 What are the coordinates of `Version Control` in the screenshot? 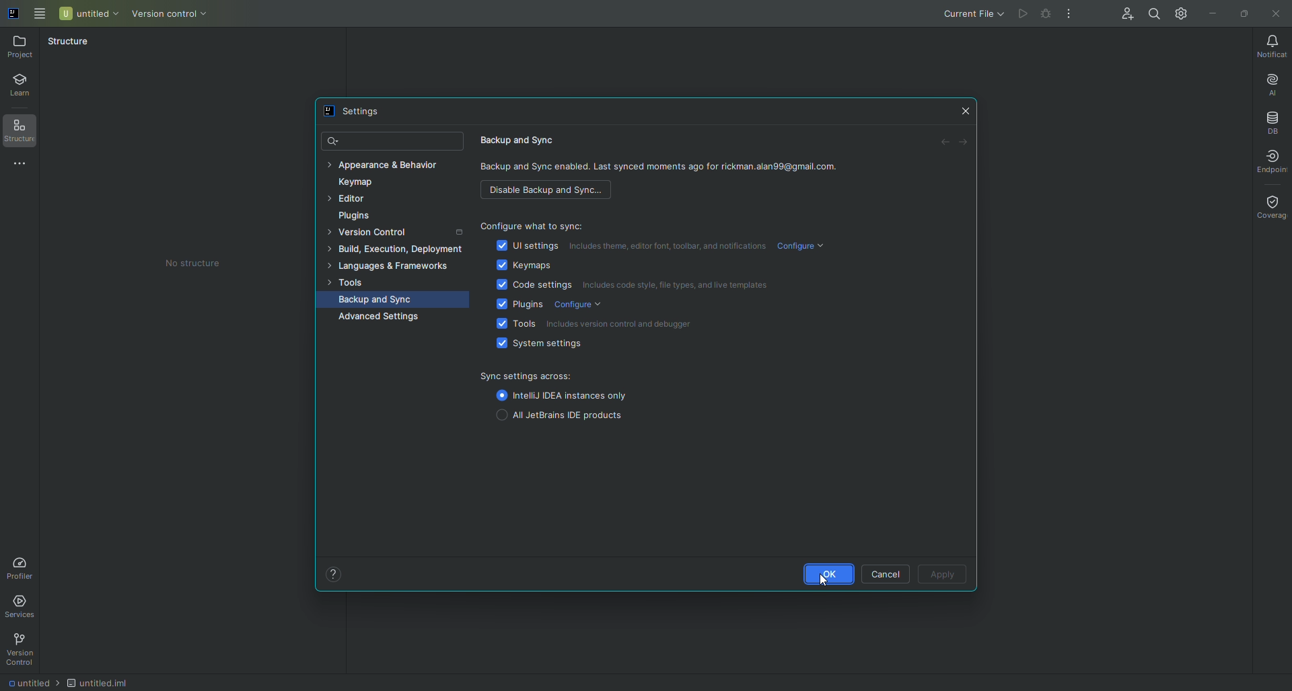 It's located at (181, 15).